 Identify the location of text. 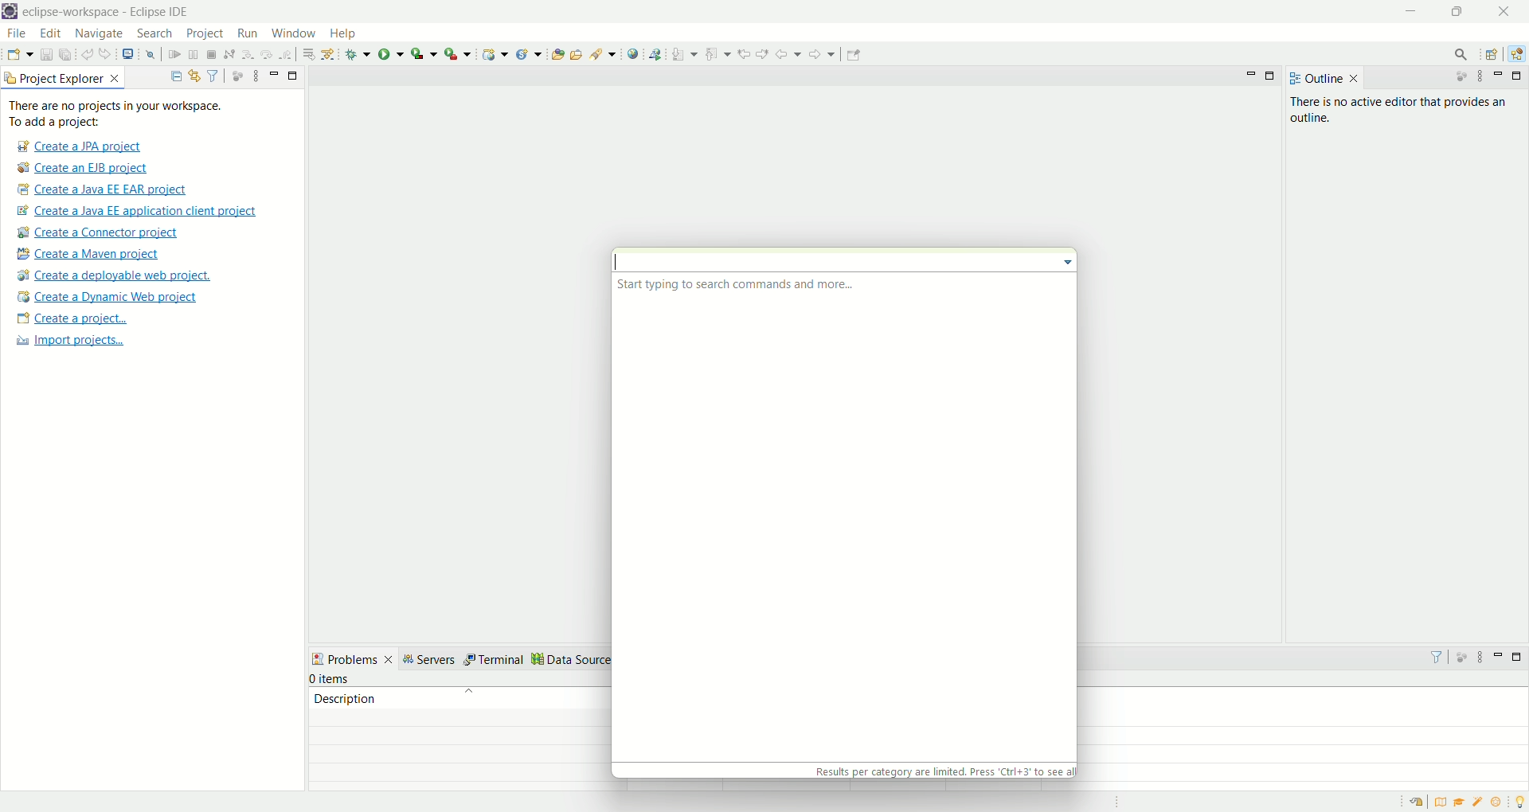
(737, 284).